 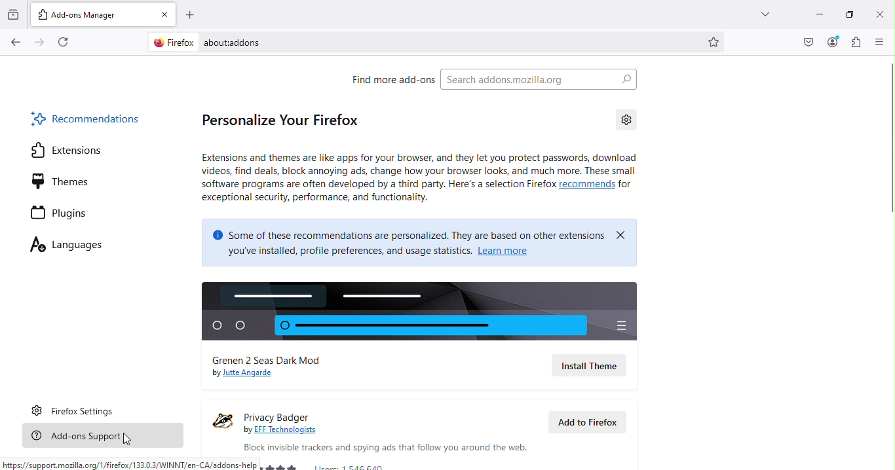 I want to click on Recommendations, so click(x=82, y=117).